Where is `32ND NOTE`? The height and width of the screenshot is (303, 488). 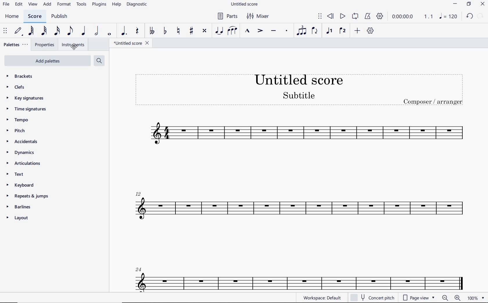 32ND NOTE is located at coordinates (44, 31).